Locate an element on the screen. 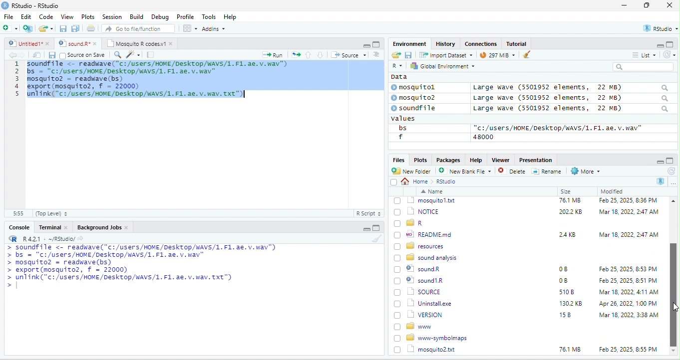 Image resolution: width=680 pixels, height=360 pixels. 48000 is located at coordinates (484, 137).